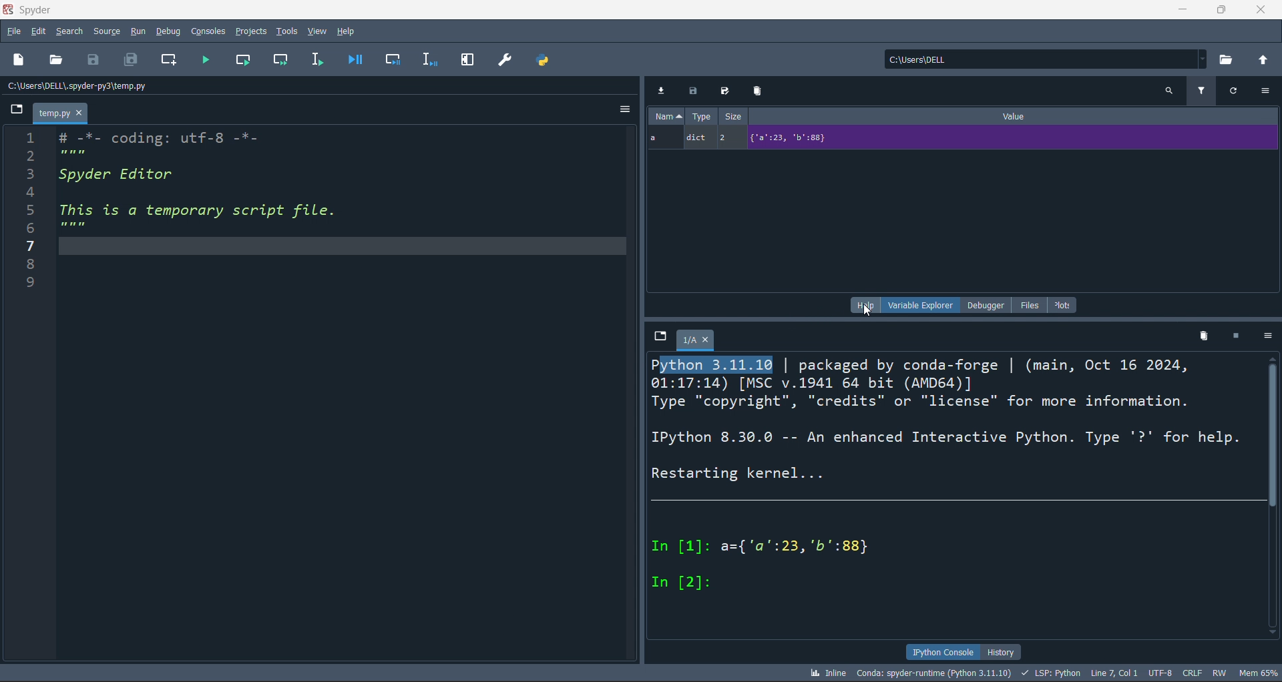  What do you see at coordinates (693, 90) in the screenshot?
I see `save` at bounding box center [693, 90].